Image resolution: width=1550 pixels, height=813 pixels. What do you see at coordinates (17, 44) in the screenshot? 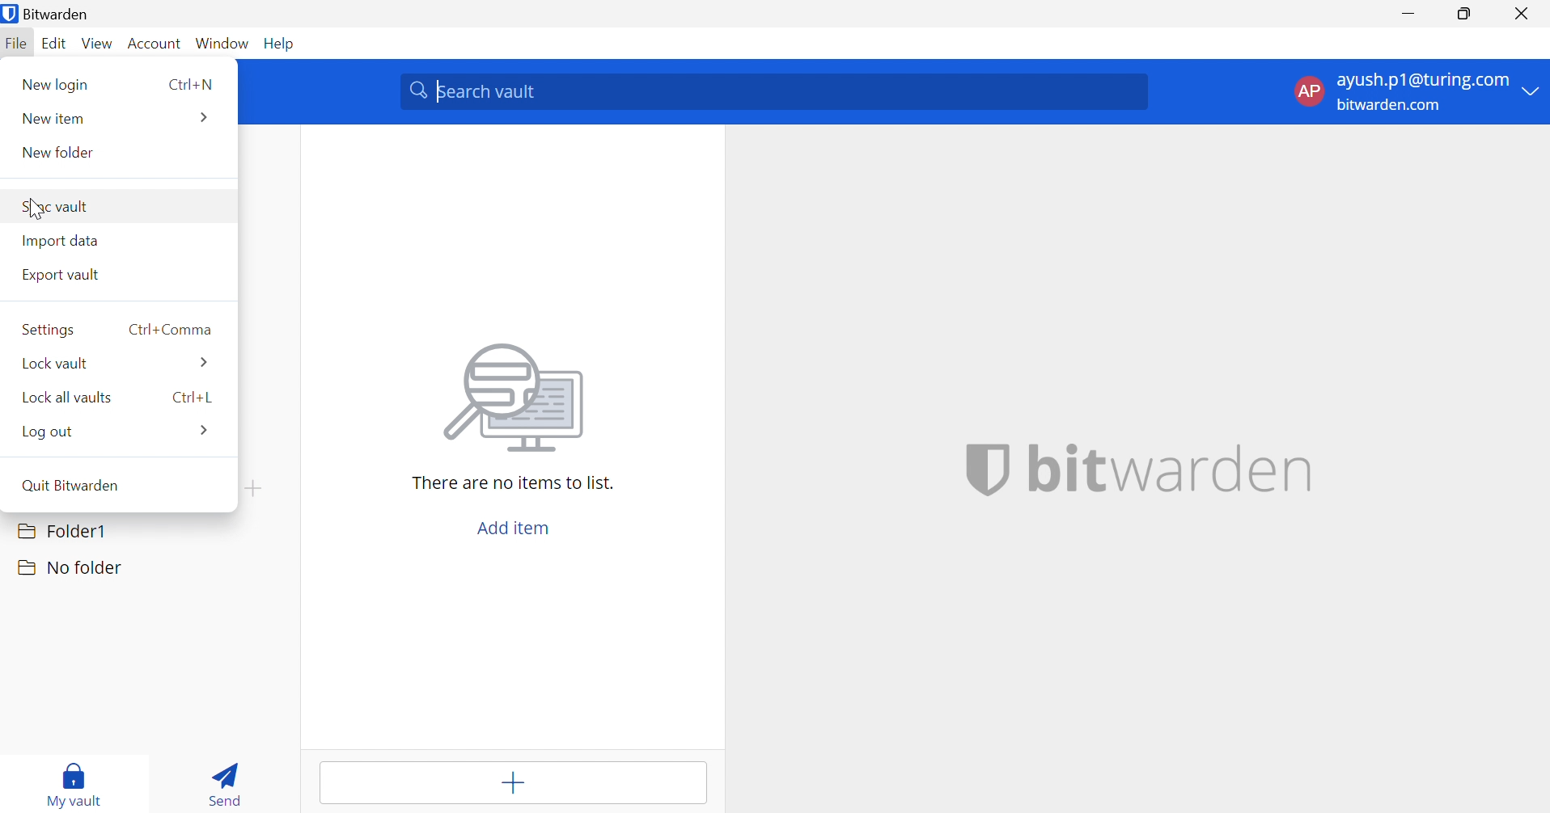
I see `File` at bounding box center [17, 44].